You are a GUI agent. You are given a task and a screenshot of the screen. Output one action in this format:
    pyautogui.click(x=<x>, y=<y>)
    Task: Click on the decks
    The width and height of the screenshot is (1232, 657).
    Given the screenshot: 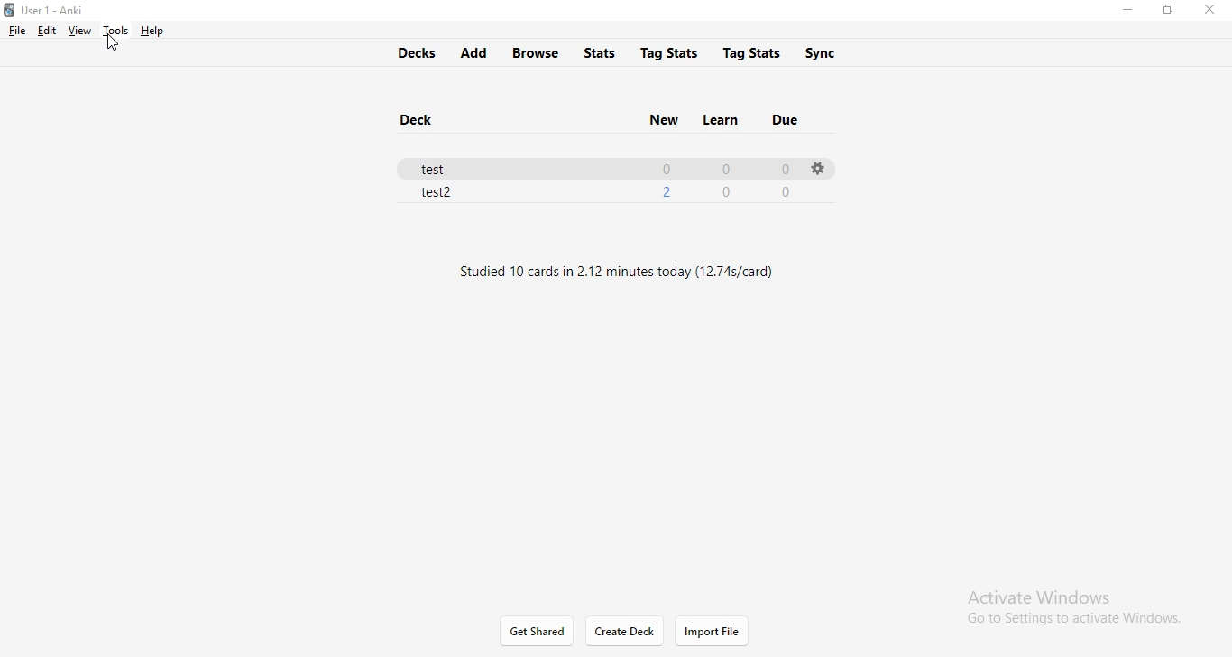 What is the action you would take?
    pyautogui.click(x=419, y=54)
    